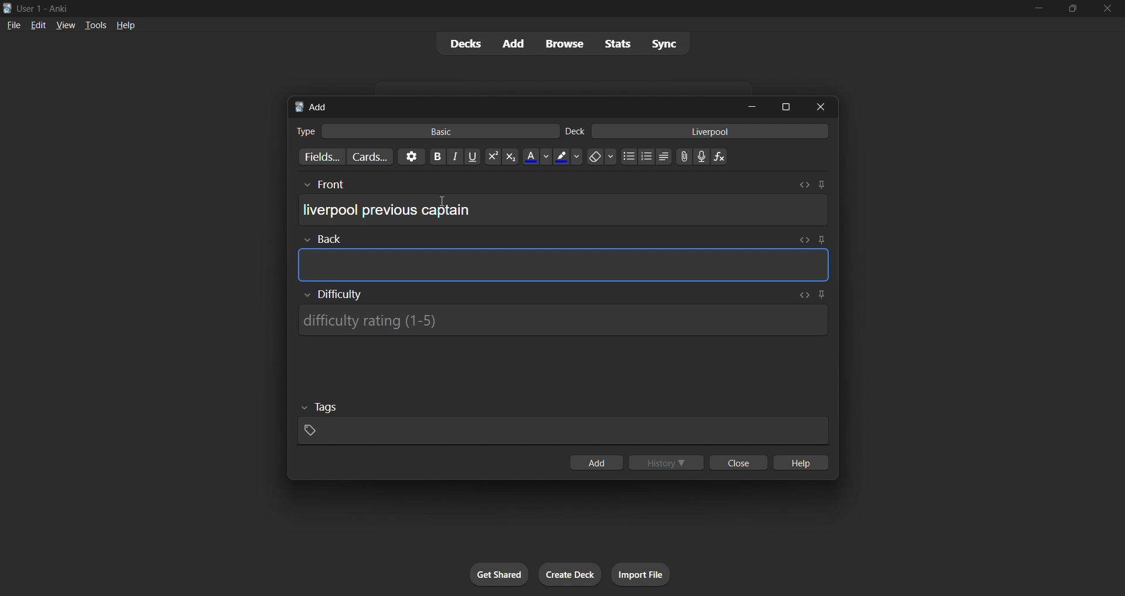  What do you see at coordinates (500, 575) in the screenshot?
I see `get shared` at bounding box center [500, 575].